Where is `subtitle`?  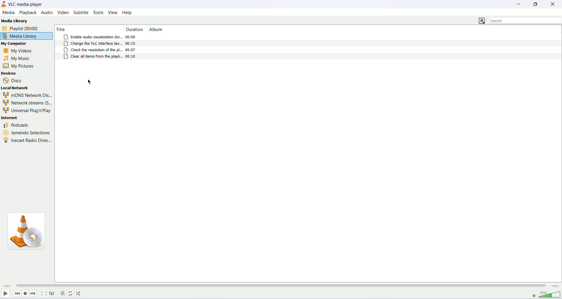
subtitle is located at coordinates (80, 12).